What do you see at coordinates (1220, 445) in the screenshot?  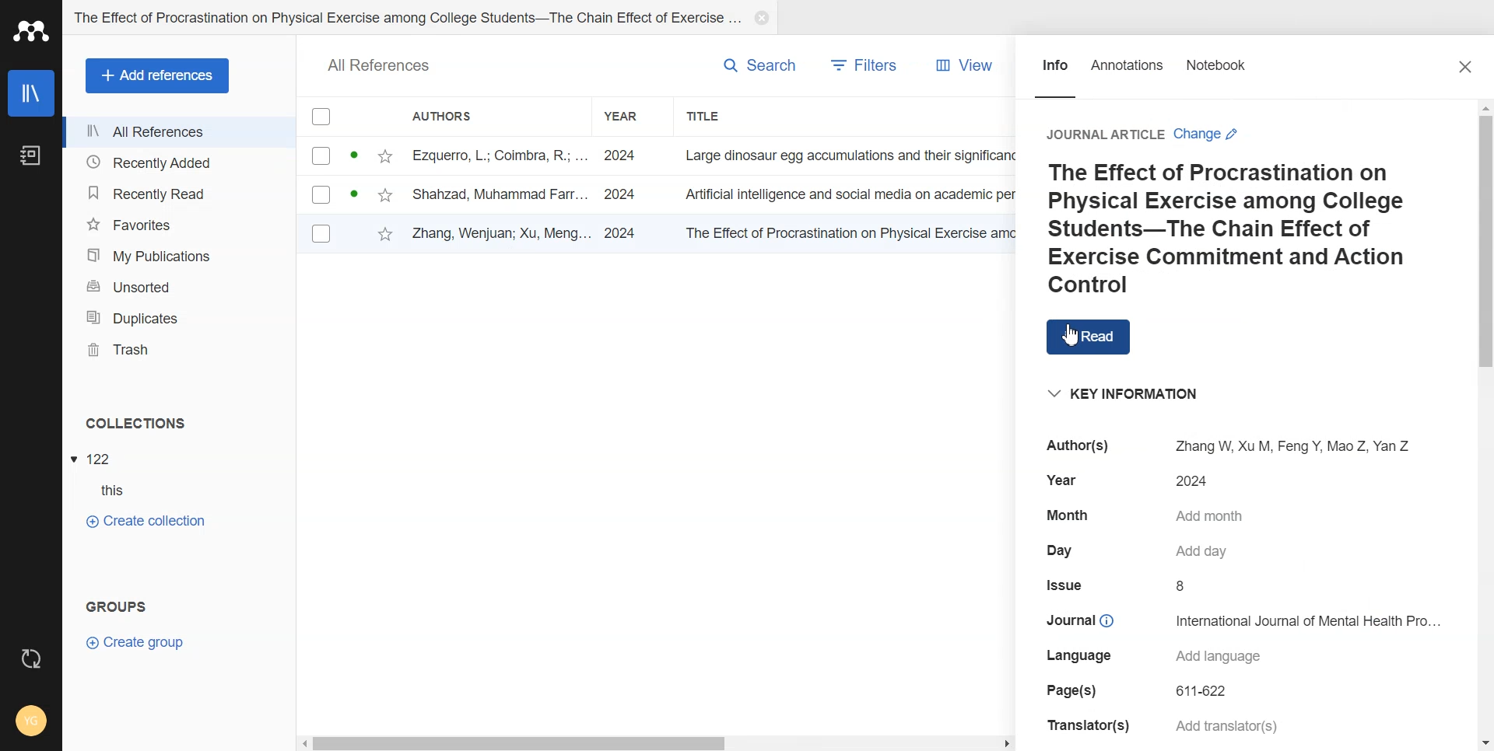 I see `Author(s) Zhang W, Xu M, Feng Y, Mao Z, Yan Z` at bounding box center [1220, 445].